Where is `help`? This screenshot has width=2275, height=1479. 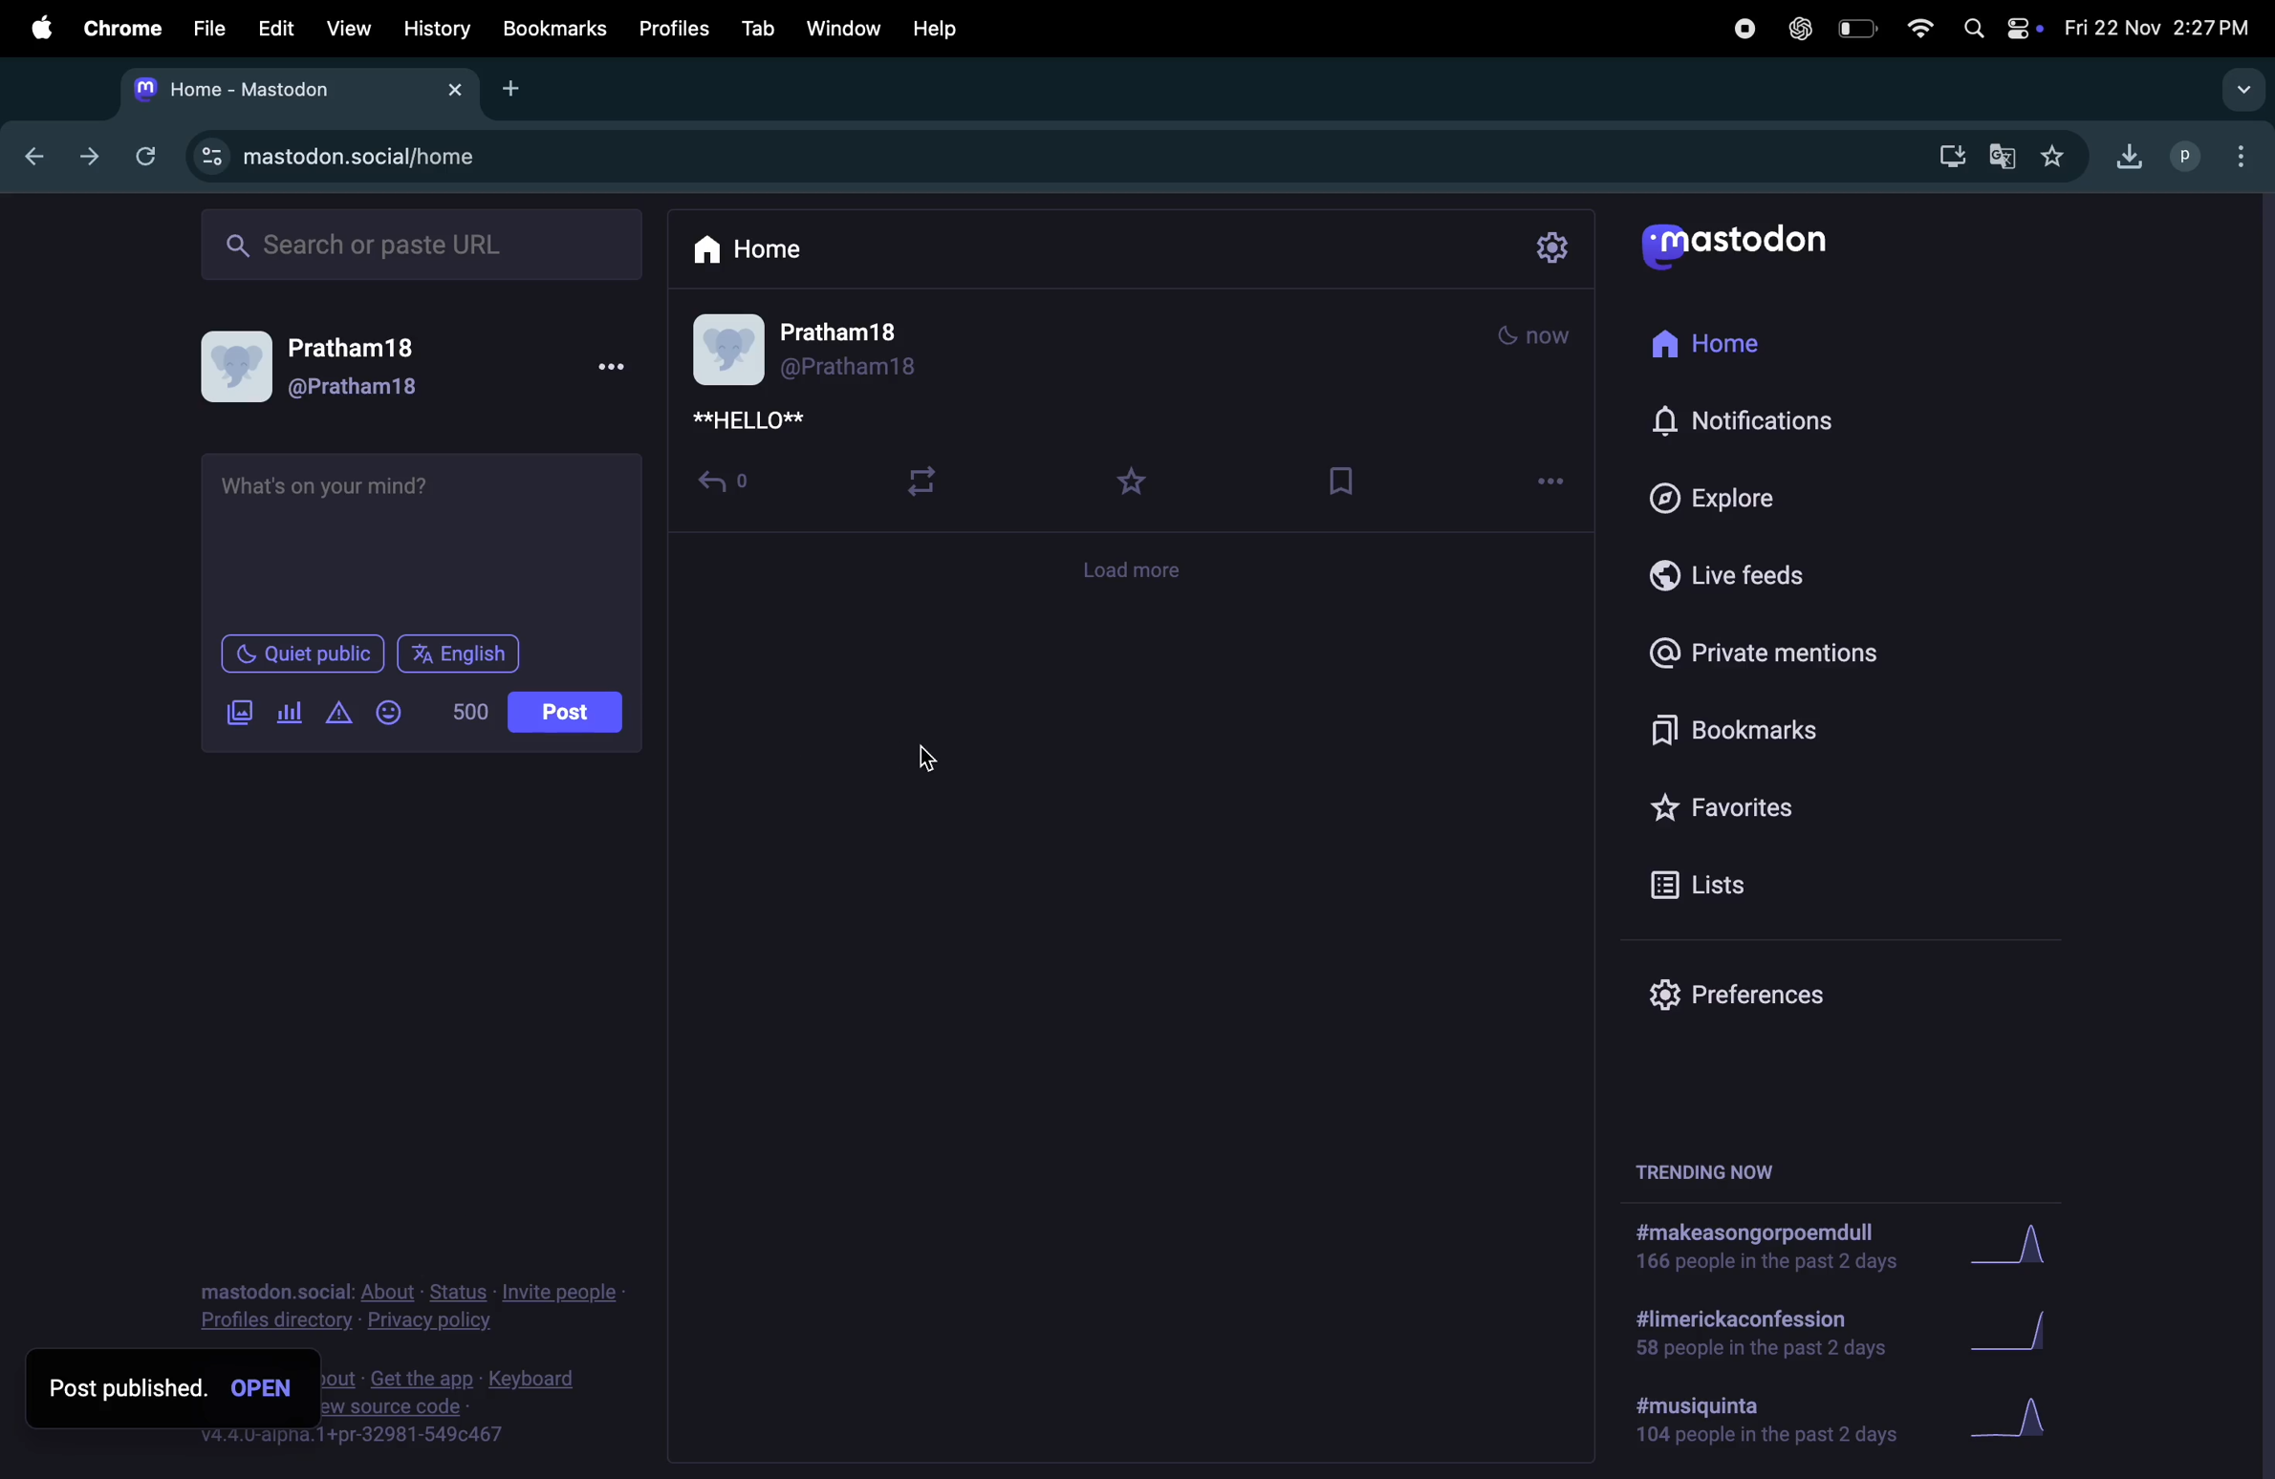 help is located at coordinates (941, 28).